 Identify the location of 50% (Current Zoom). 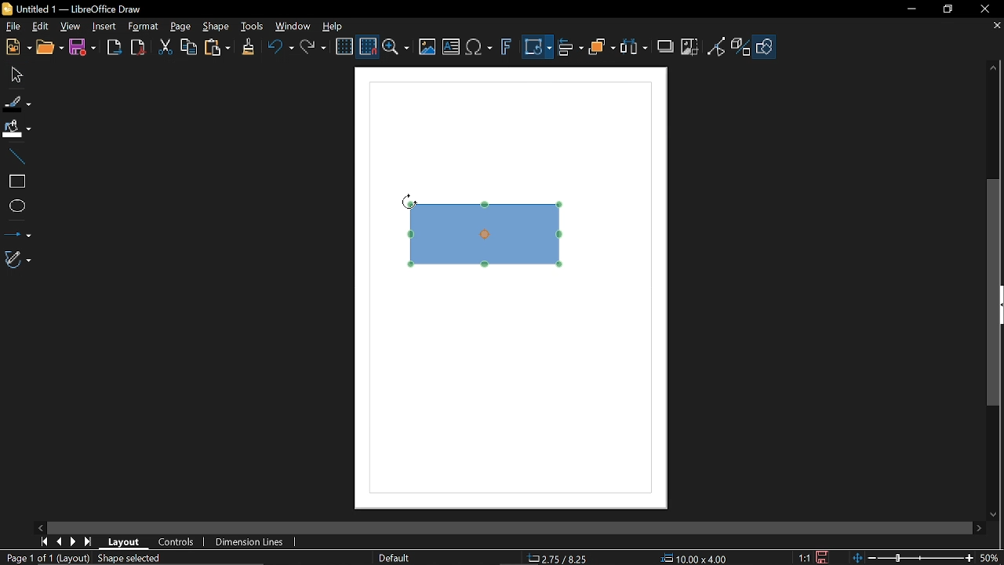
(992, 556).